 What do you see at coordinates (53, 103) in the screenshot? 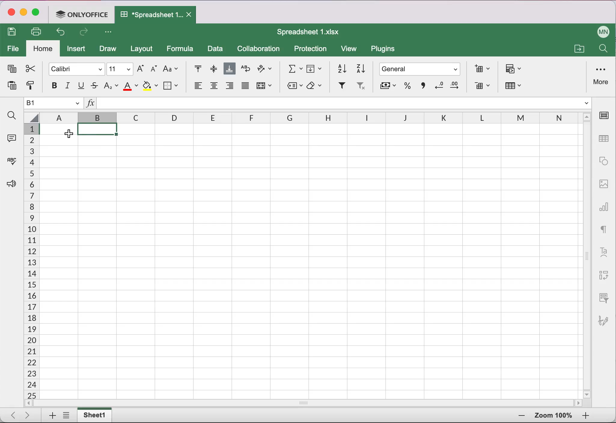
I see `Name manager B1` at bounding box center [53, 103].